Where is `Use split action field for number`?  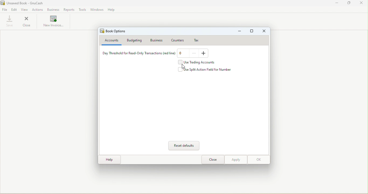
Use split action field for number is located at coordinates (207, 70).